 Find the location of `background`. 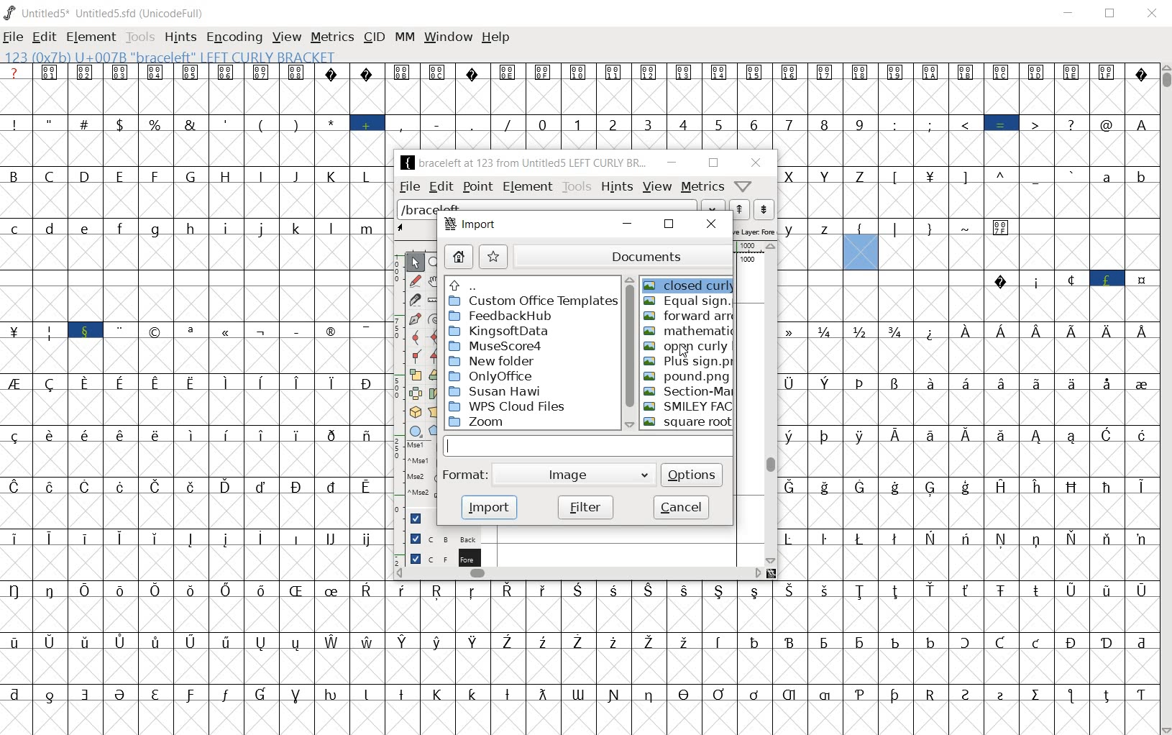

background is located at coordinates (437, 557).